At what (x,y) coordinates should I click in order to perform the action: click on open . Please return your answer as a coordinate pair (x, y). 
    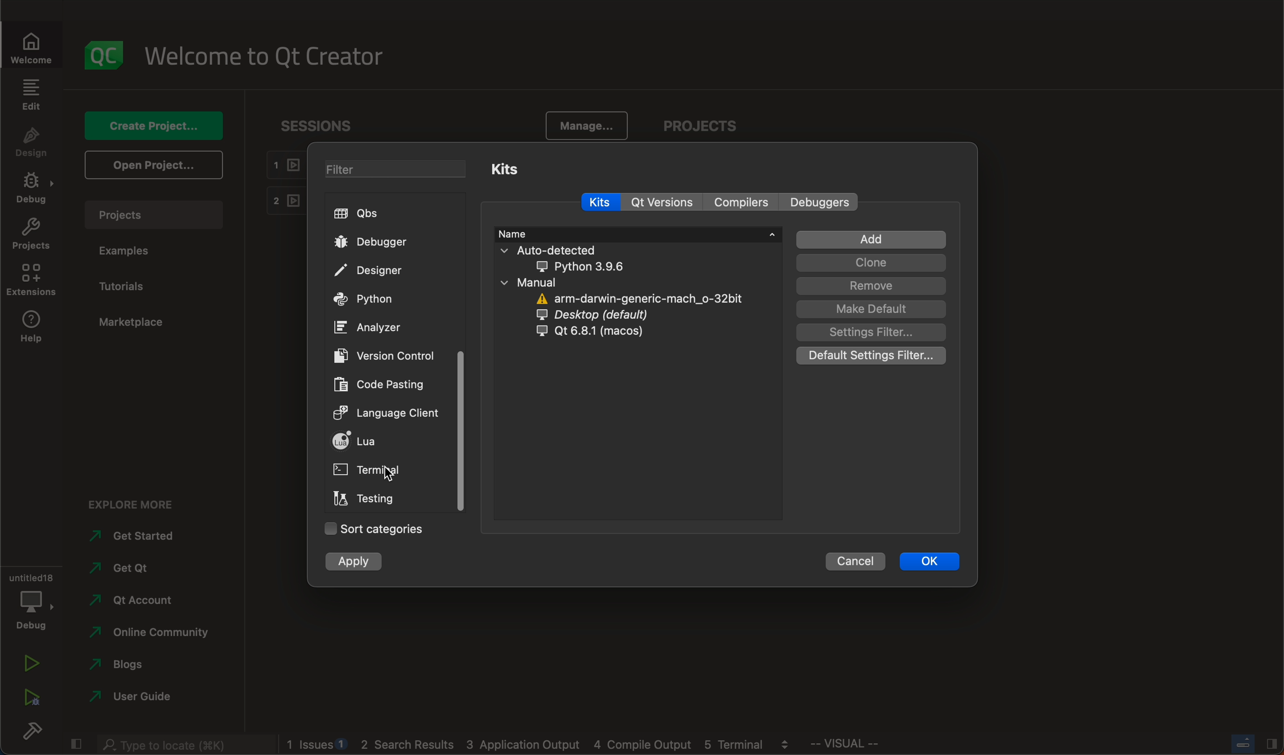
    Looking at the image, I should click on (151, 165).